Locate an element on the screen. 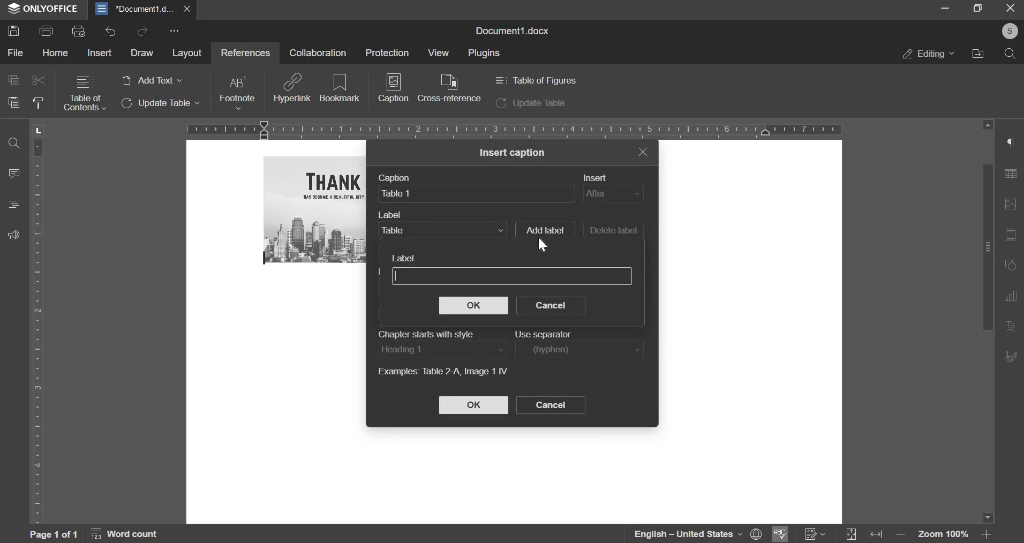  delete label is located at coordinates (613, 231).